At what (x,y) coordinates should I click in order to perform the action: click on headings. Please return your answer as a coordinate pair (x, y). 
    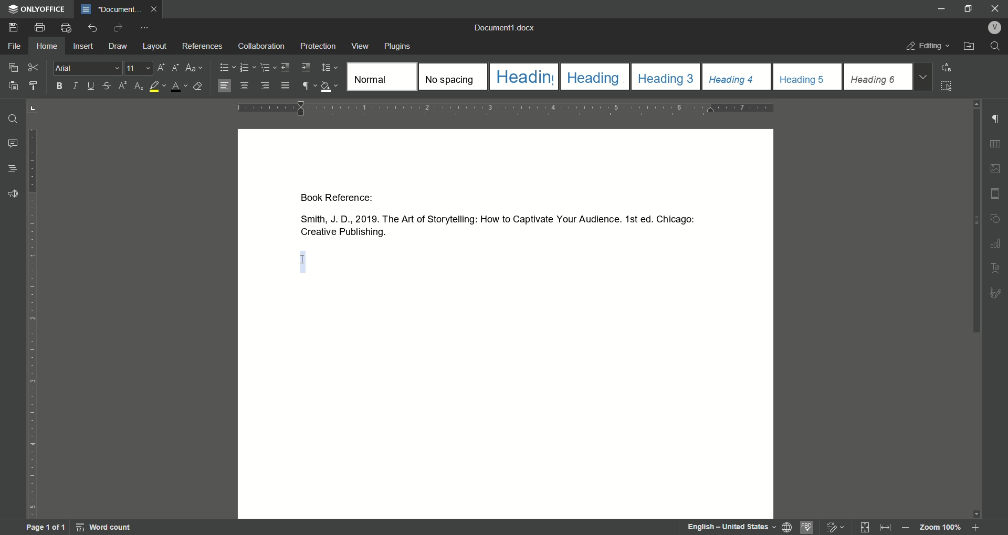
    Looking at the image, I should click on (808, 77).